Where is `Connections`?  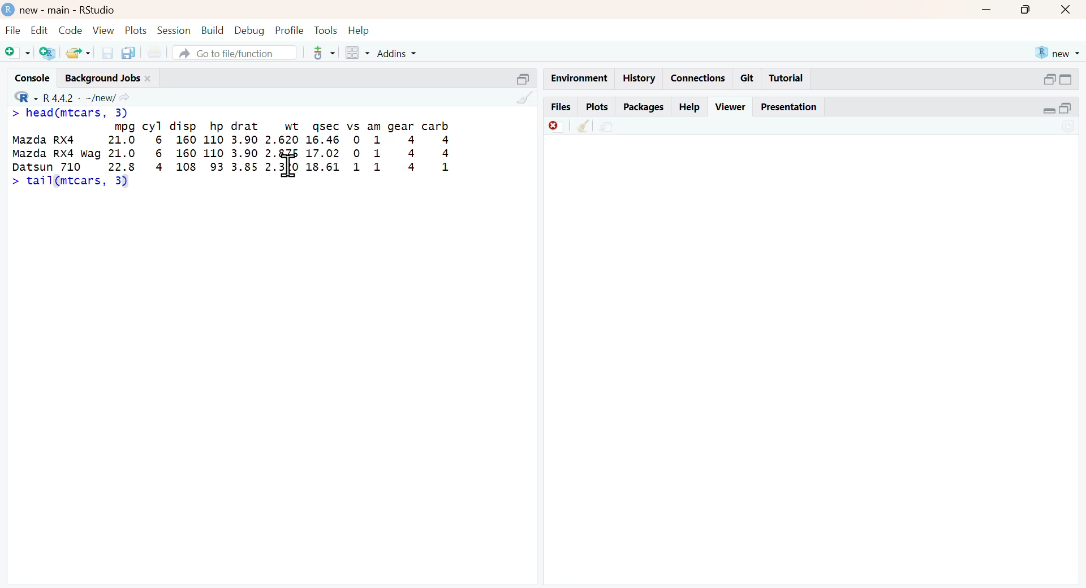 Connections is located at coordinates (696, 77).